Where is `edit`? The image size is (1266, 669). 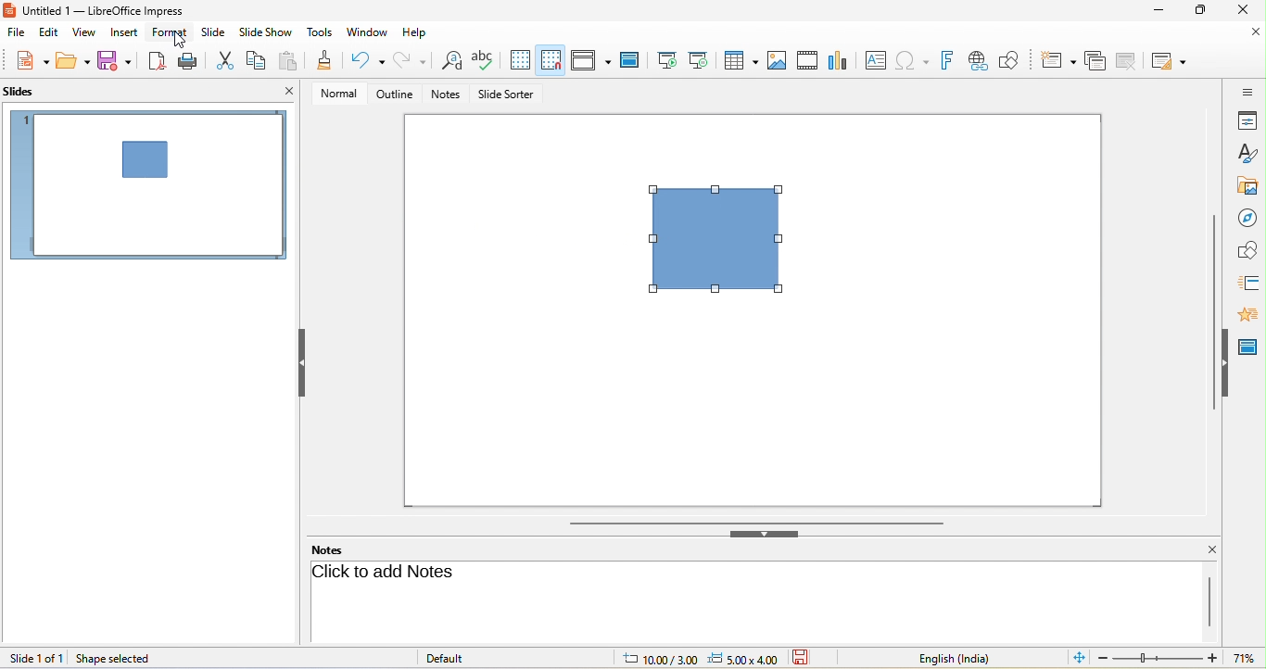
edit is located at coordinates (46, 35).